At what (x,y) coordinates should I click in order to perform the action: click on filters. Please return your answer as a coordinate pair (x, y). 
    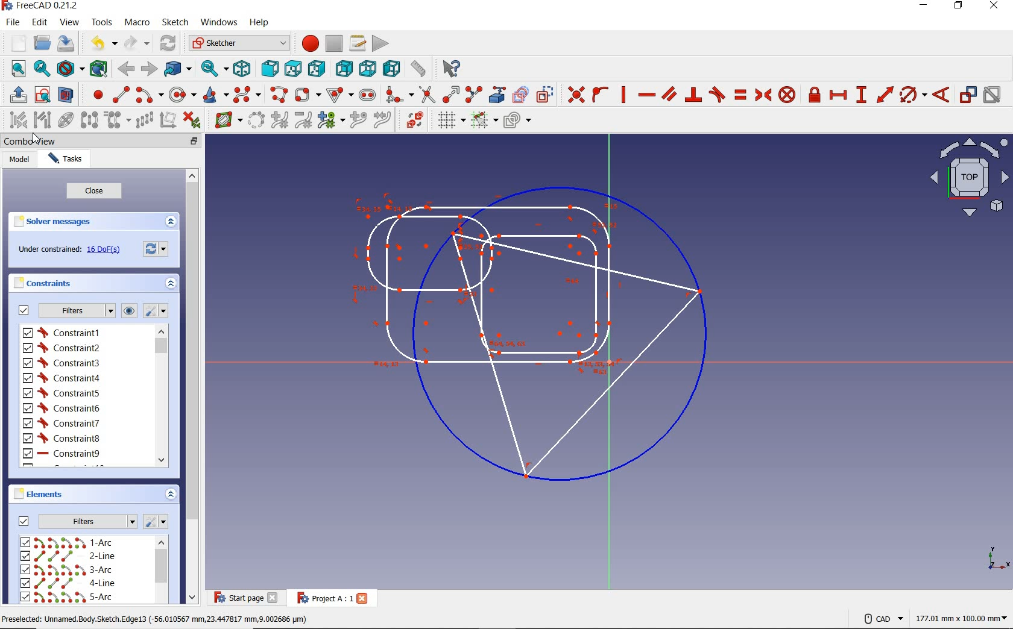
    Looking at the image, I should click on (74, 520).